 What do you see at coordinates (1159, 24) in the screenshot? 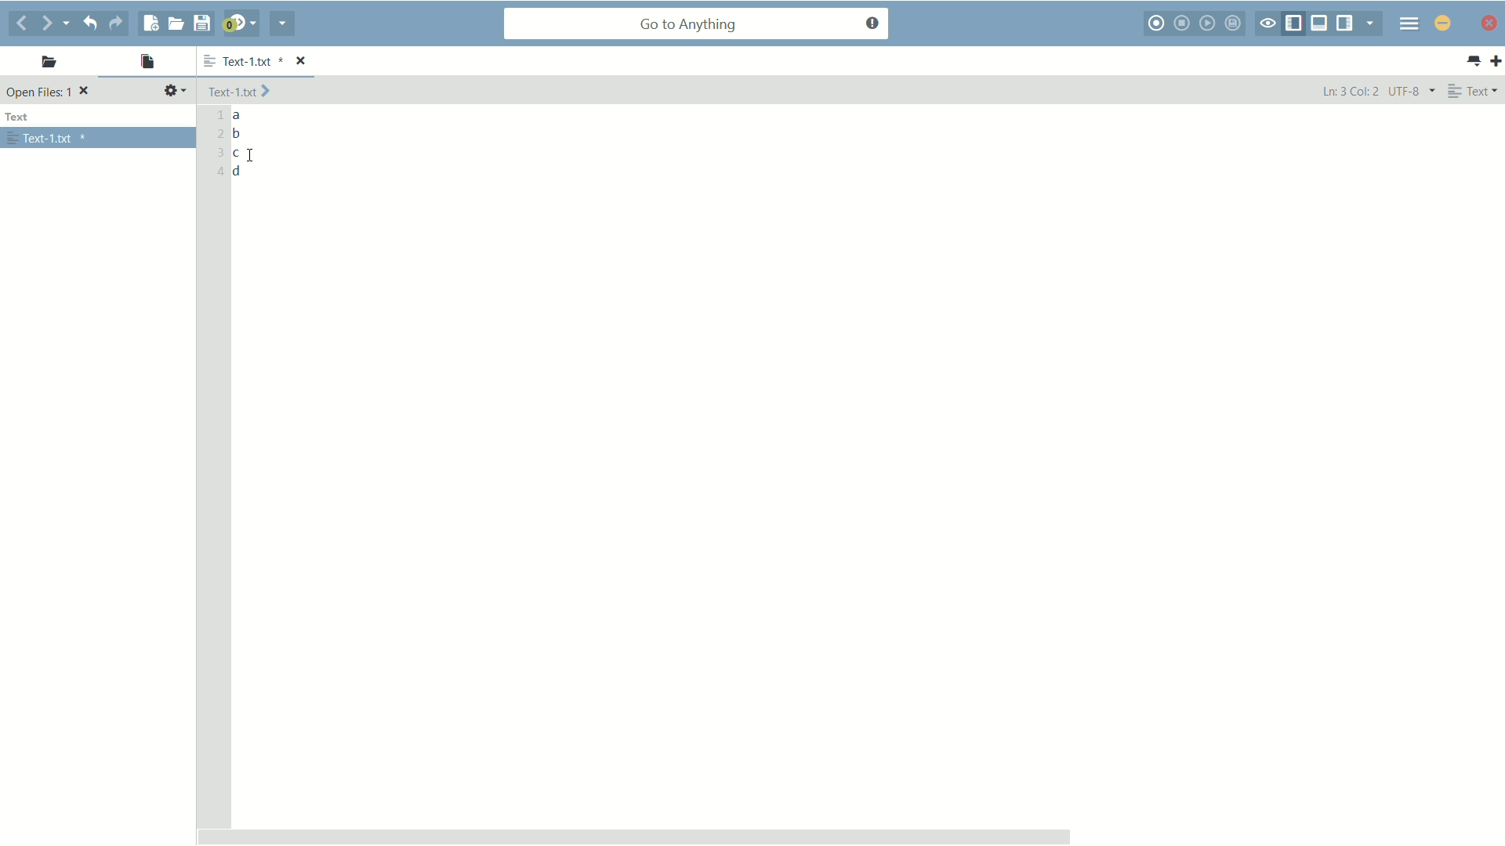
I see `start macro` at bounding box center [1159, 24].